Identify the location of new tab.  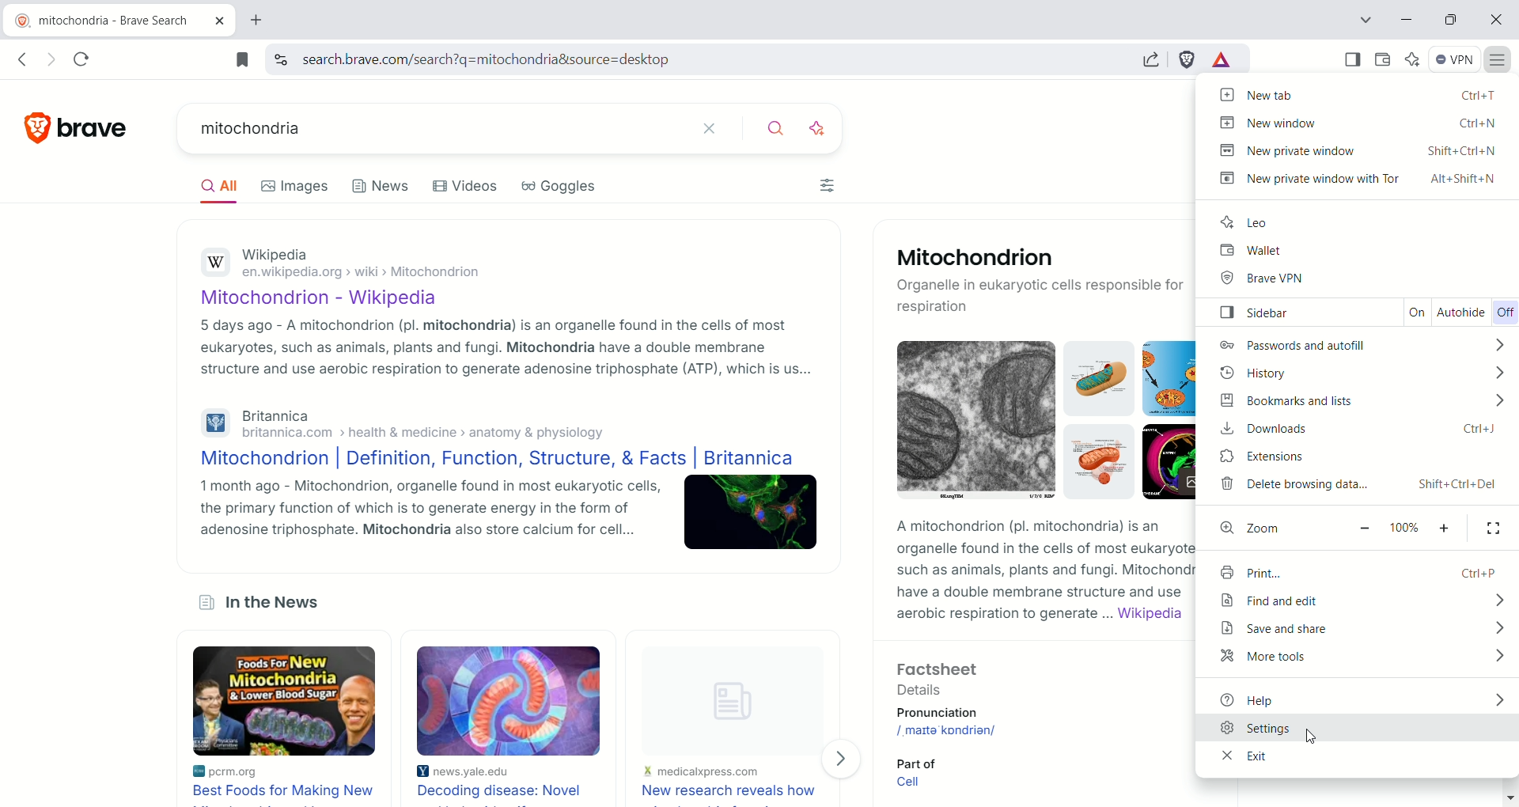
(1360, 93).